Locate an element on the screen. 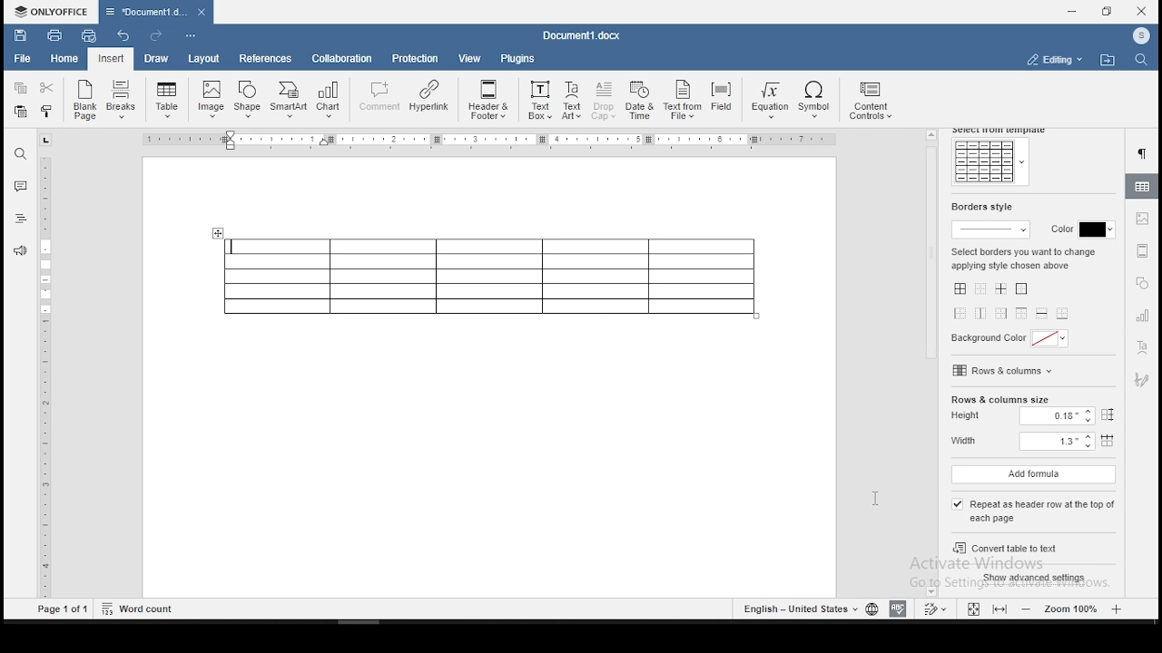  home is located at coordinates (64, 59).